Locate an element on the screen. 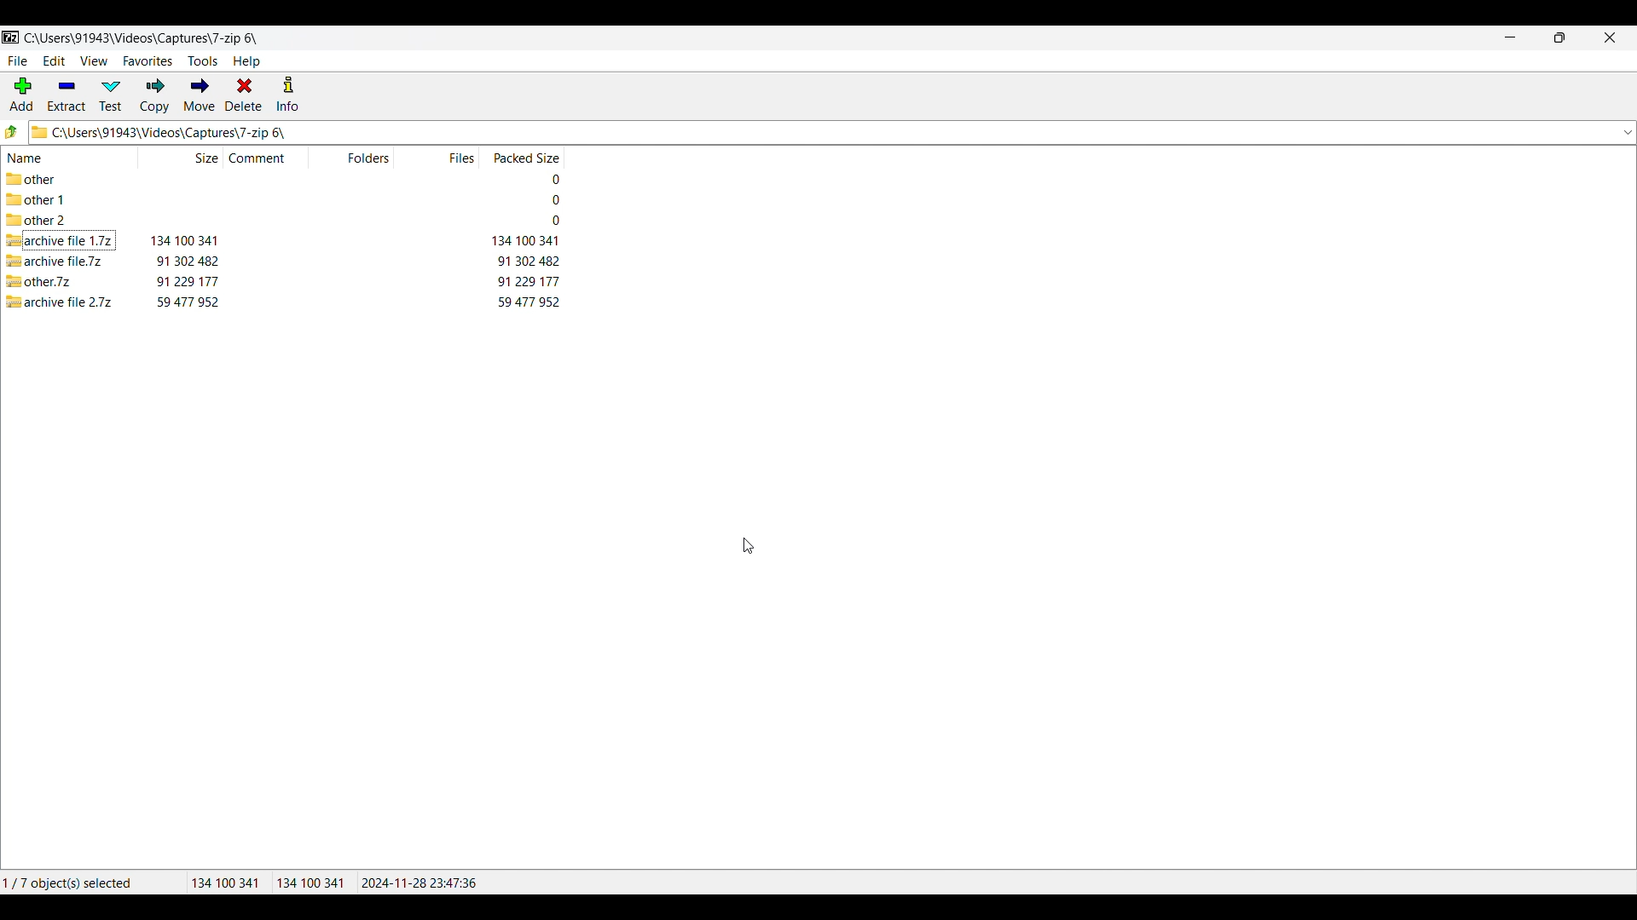 The image size is (1637, 920). Test is located at coordinates (111, 95).